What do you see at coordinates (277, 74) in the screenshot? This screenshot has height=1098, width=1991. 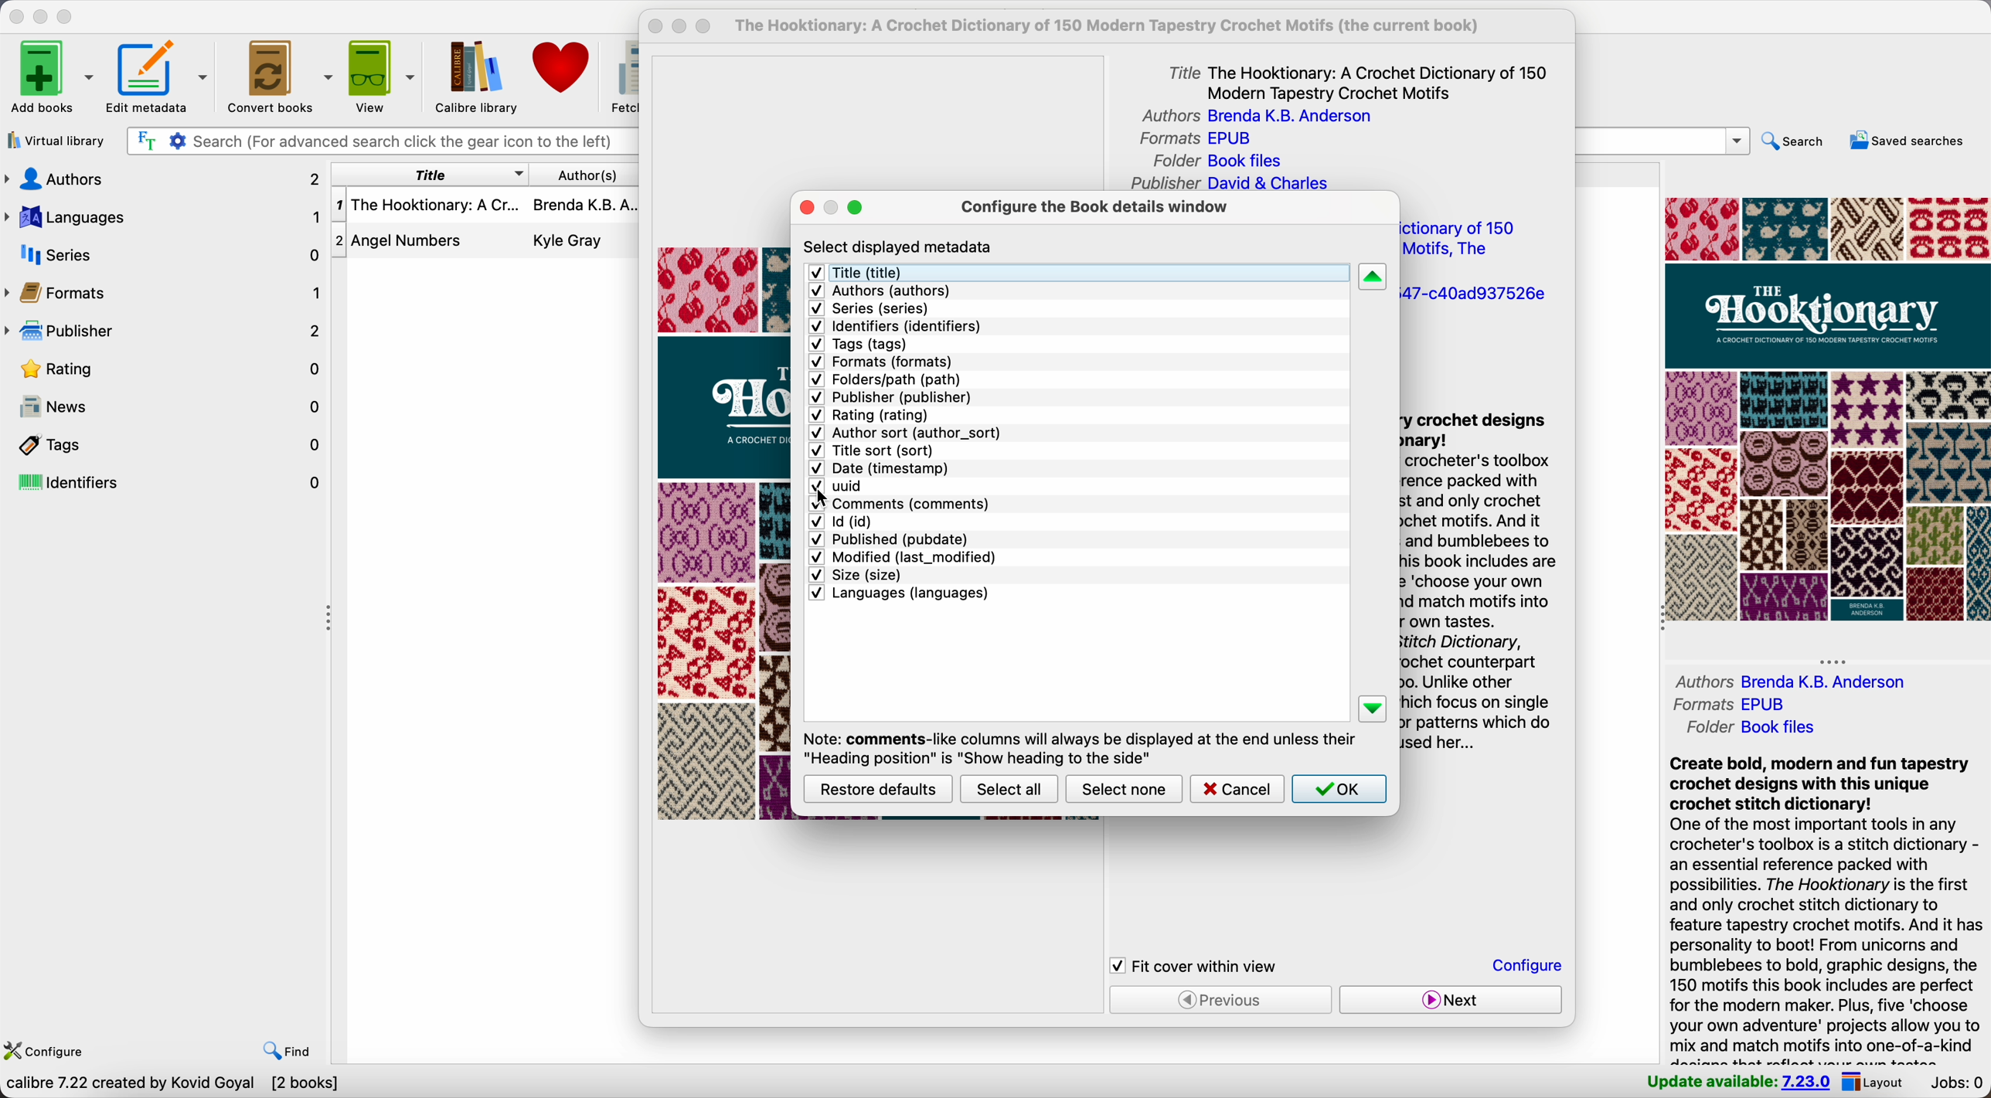 I see `convert books` at bounding box center [277, 74].